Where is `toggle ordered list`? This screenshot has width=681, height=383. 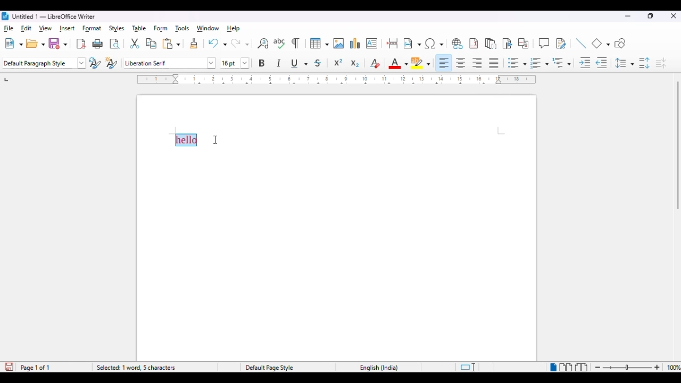
toggle ordered list is located at coordinates (539, 63).